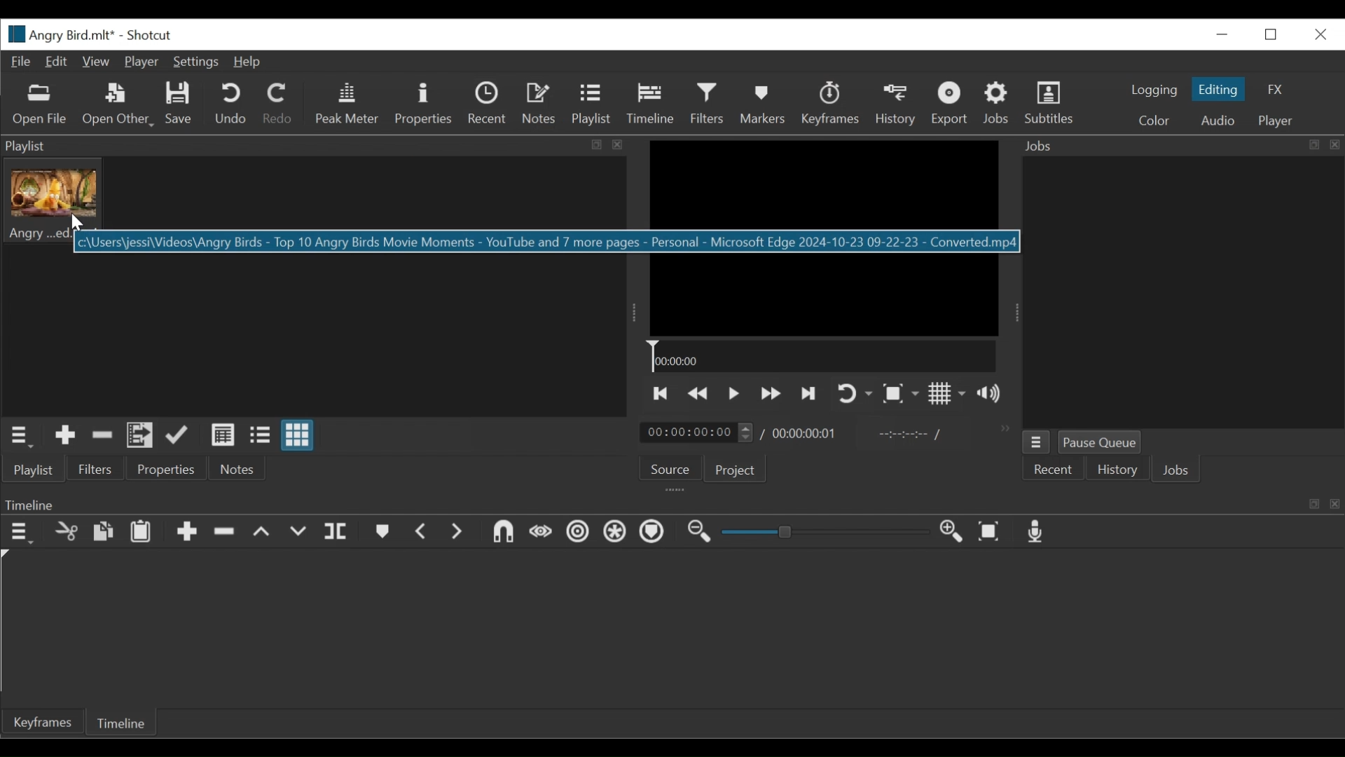  What do you see at coordinates (39, 105) in the screenshot?
I see `Open File` at bounding box center [39, 105].